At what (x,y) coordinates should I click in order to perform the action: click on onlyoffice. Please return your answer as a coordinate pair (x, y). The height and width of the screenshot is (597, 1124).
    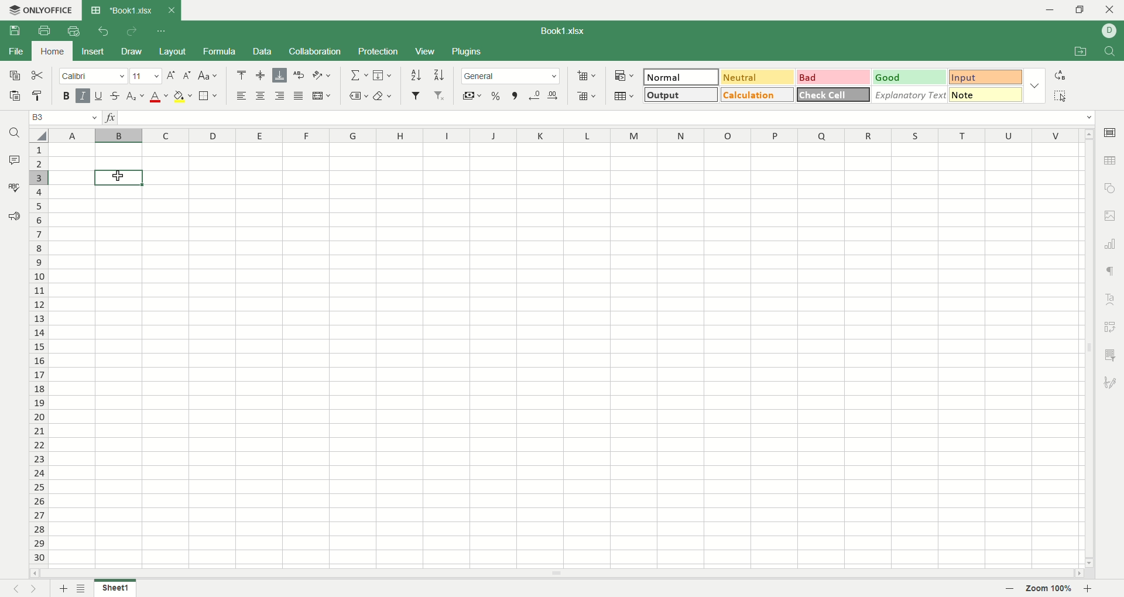
    Looking at the image, I should click on (39, 10).